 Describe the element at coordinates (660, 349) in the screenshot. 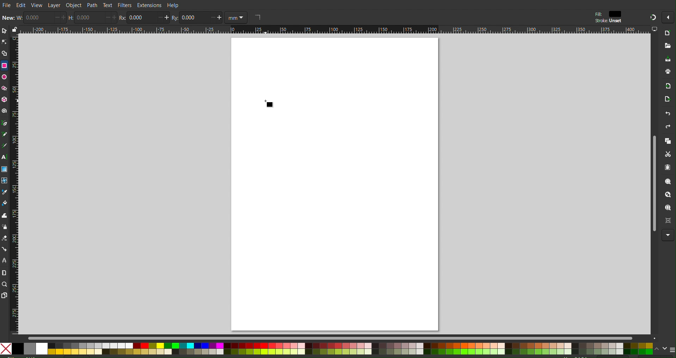

I see `navigate the colors` at that location.